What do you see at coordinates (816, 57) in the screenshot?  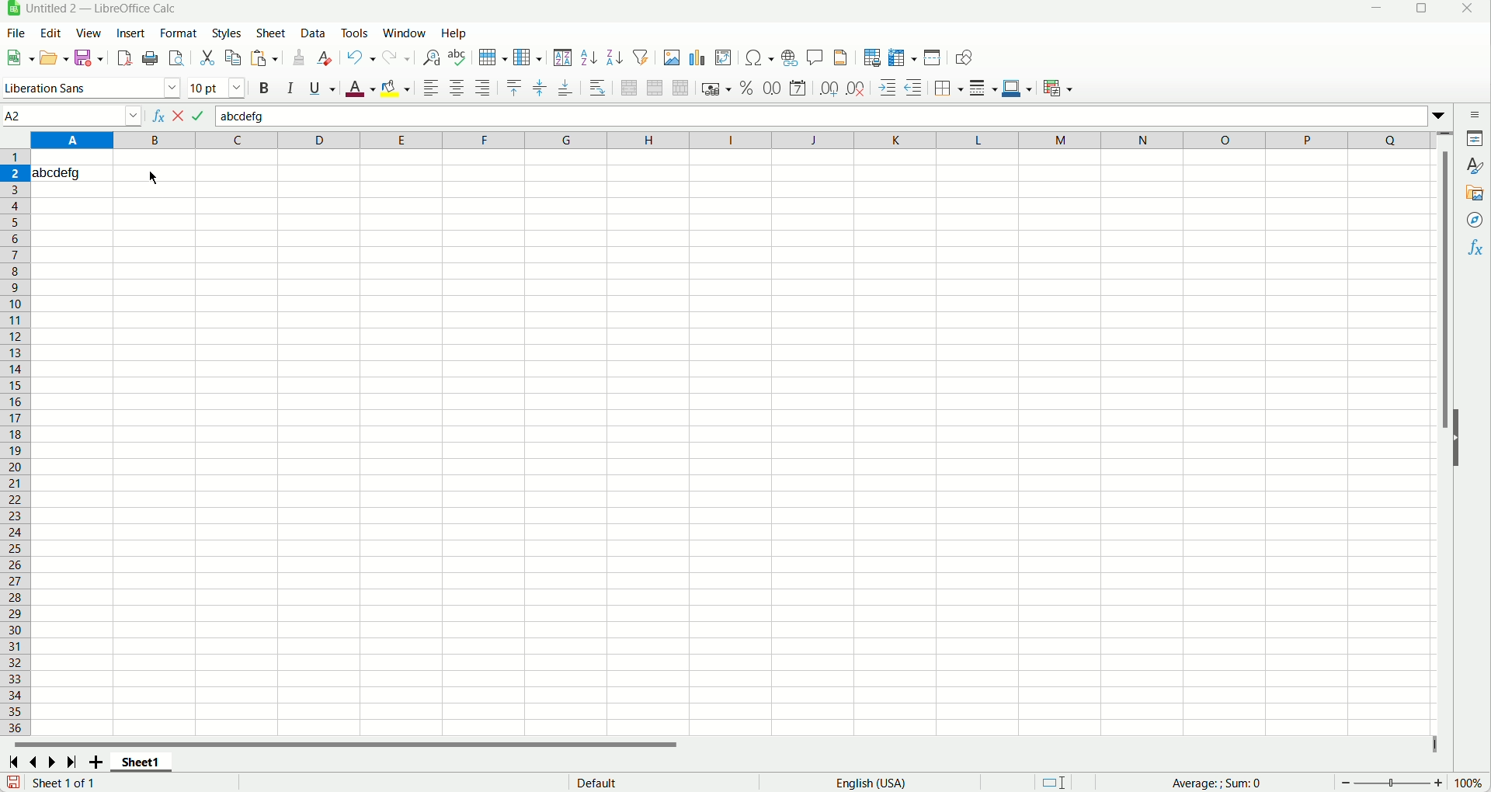 I see `insert comment` at bounding box center [816, 57].